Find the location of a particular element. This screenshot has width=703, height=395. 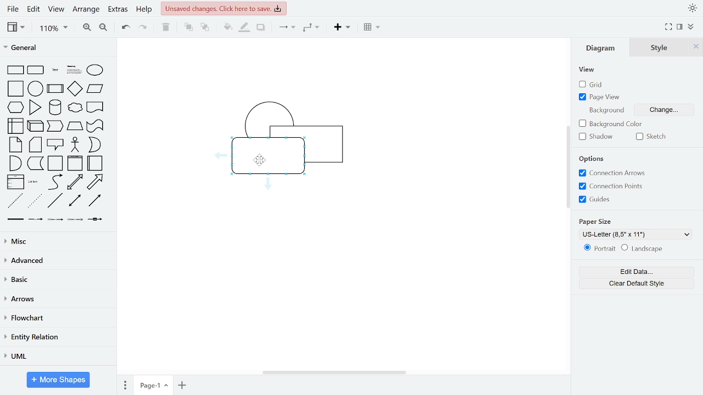

undo is located at coordinates (125, 29).